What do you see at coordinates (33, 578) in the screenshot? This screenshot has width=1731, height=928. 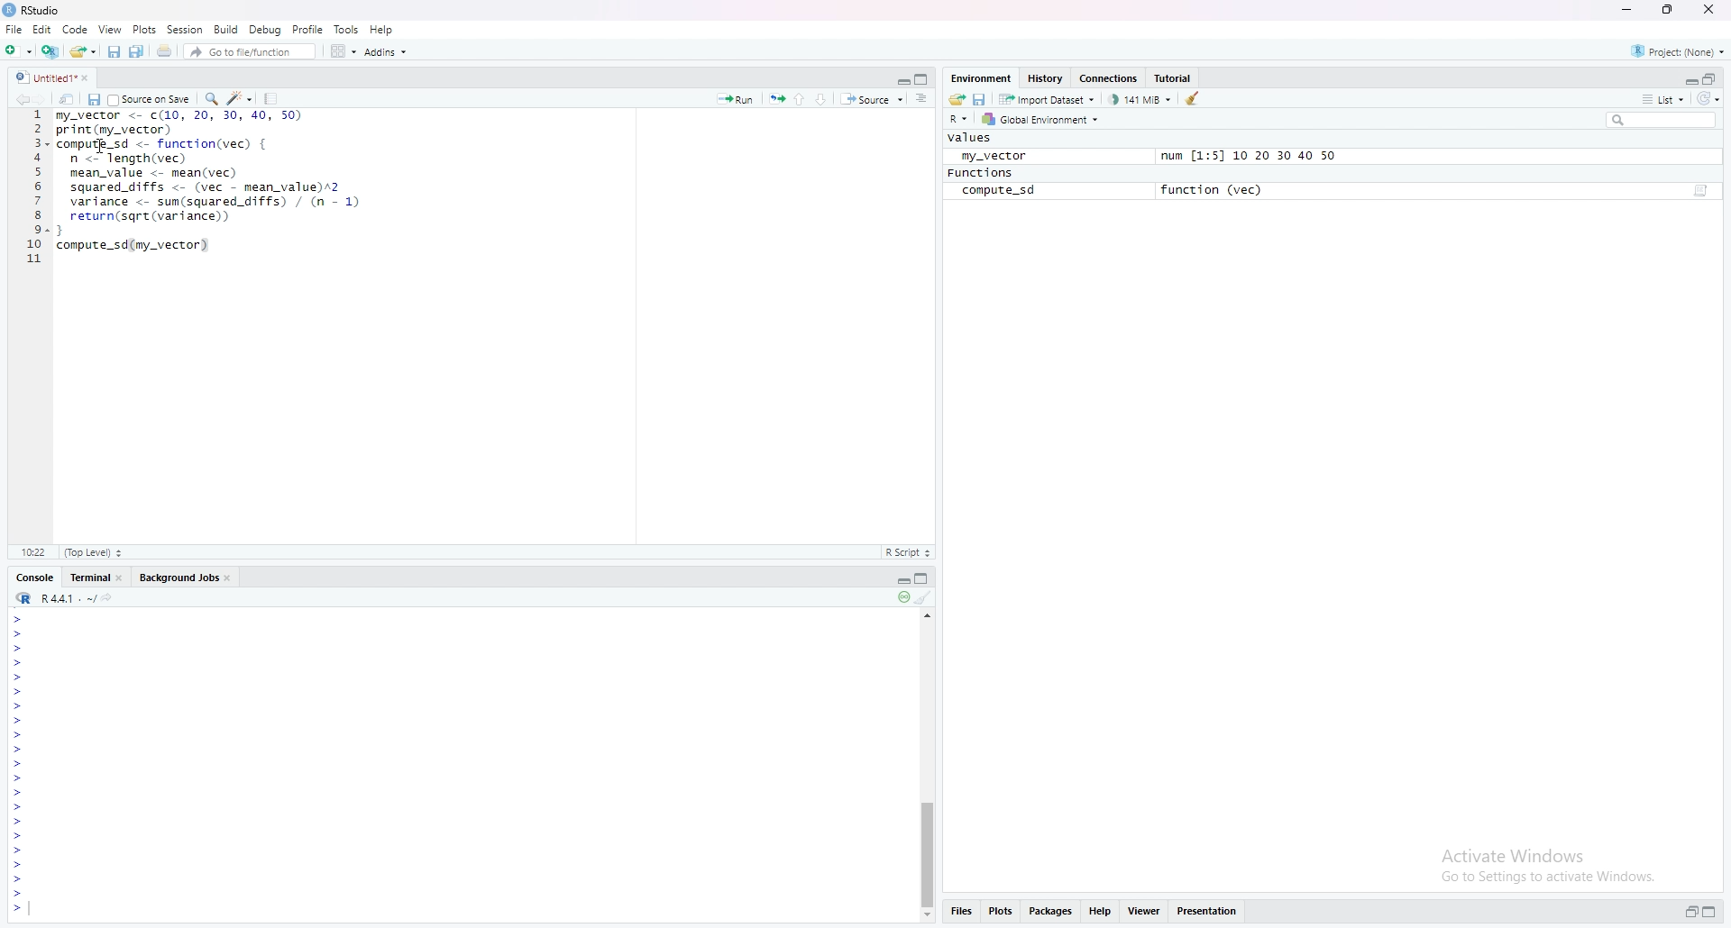 I see `Console` at bounding box center [33, 578].